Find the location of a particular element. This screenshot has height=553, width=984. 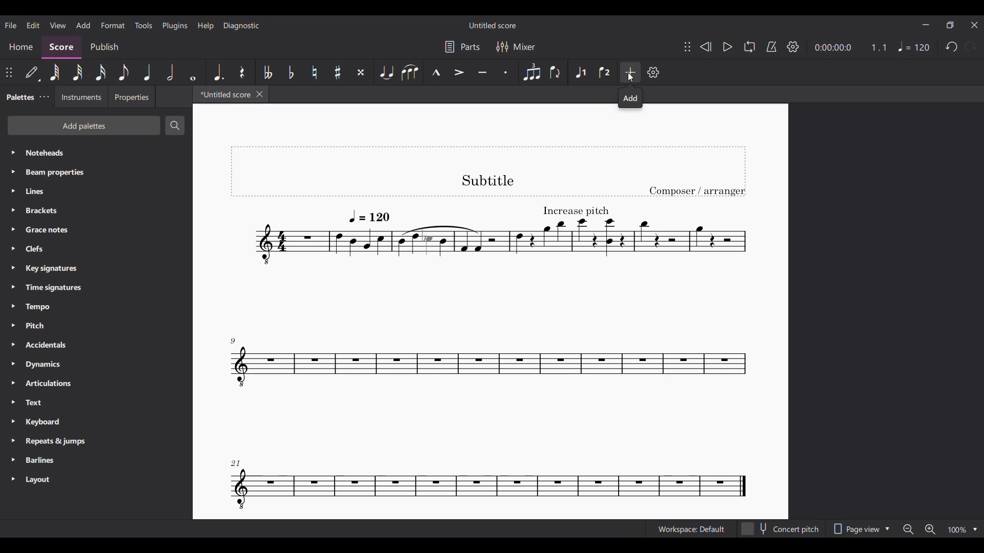

Untitled score is located at coordinates (493, 25).